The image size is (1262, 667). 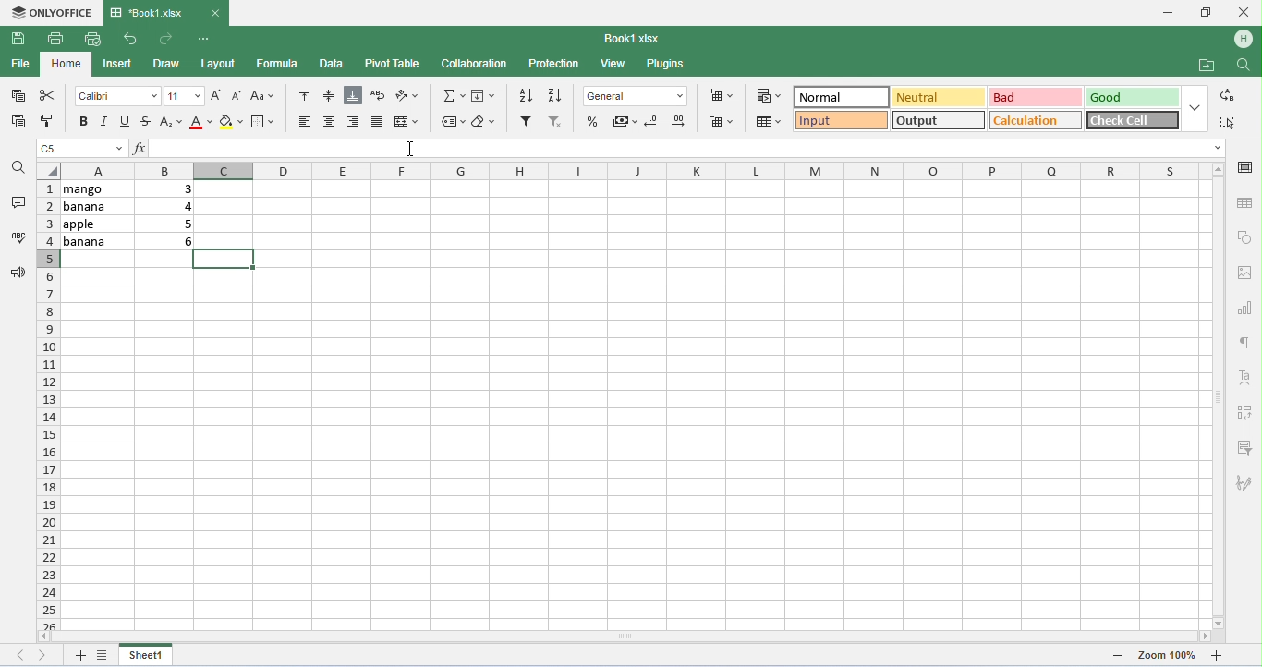 What do you see at coordinates (278, 63) in the screenshot?
I see `formula` at bounding box center [278, 63].